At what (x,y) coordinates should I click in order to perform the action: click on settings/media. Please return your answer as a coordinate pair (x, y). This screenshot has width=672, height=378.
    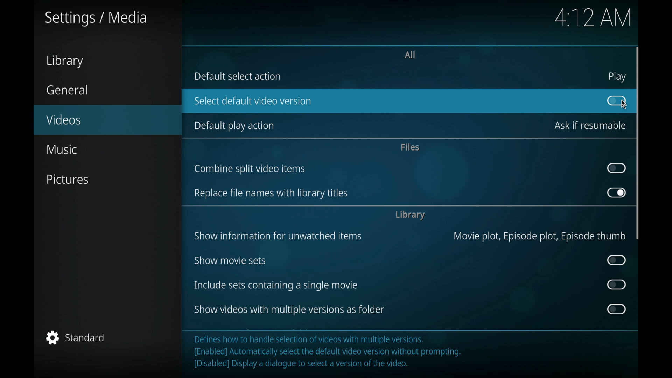
    Looking at the image, I should click on (95, 19).